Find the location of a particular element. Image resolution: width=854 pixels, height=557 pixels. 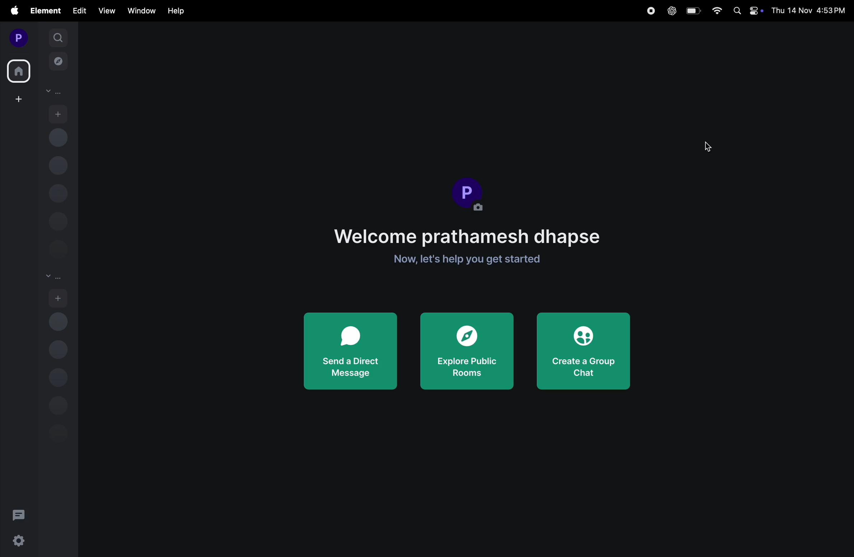

help is located at coordinates (179, 10).